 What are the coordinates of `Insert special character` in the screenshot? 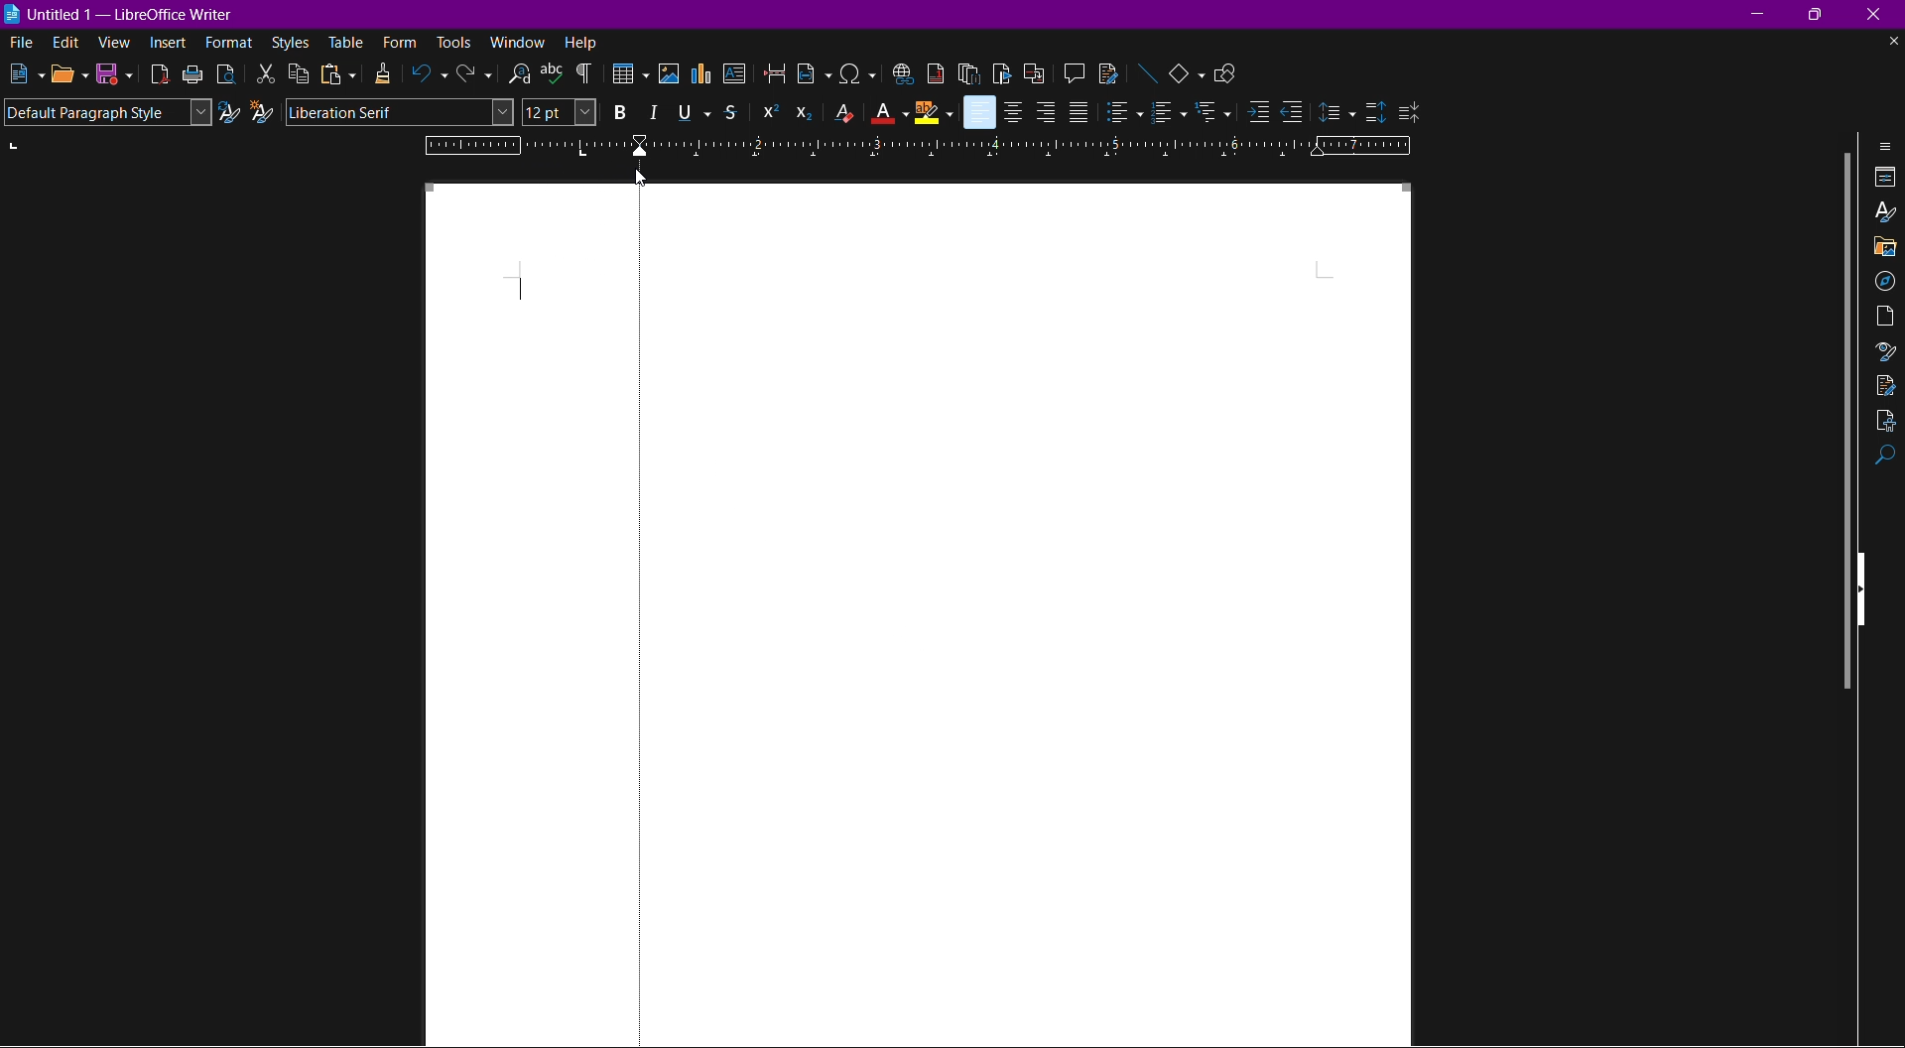 It's located at (858, 72).